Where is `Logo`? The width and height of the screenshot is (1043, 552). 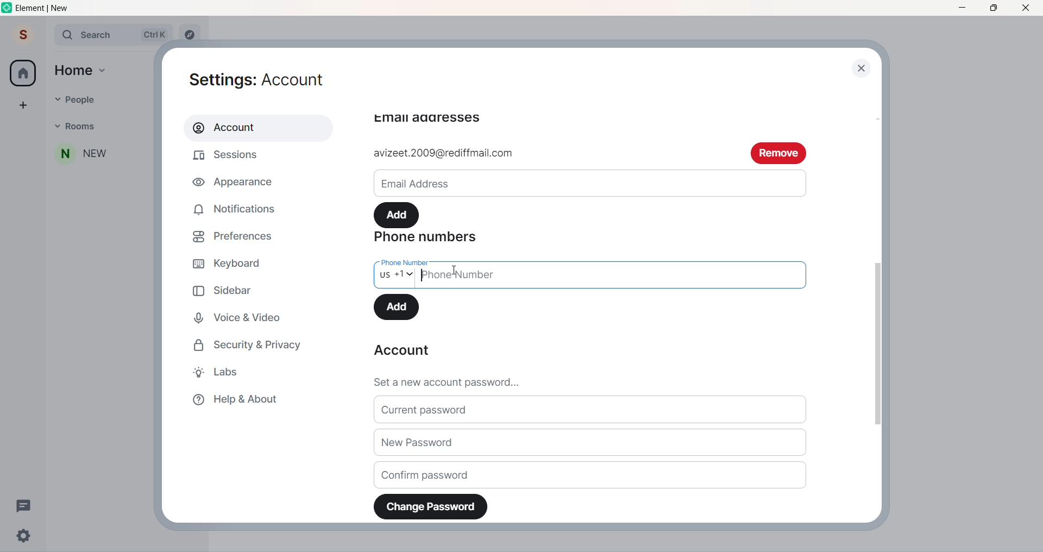
Logo is located at coordinates (7, 9).